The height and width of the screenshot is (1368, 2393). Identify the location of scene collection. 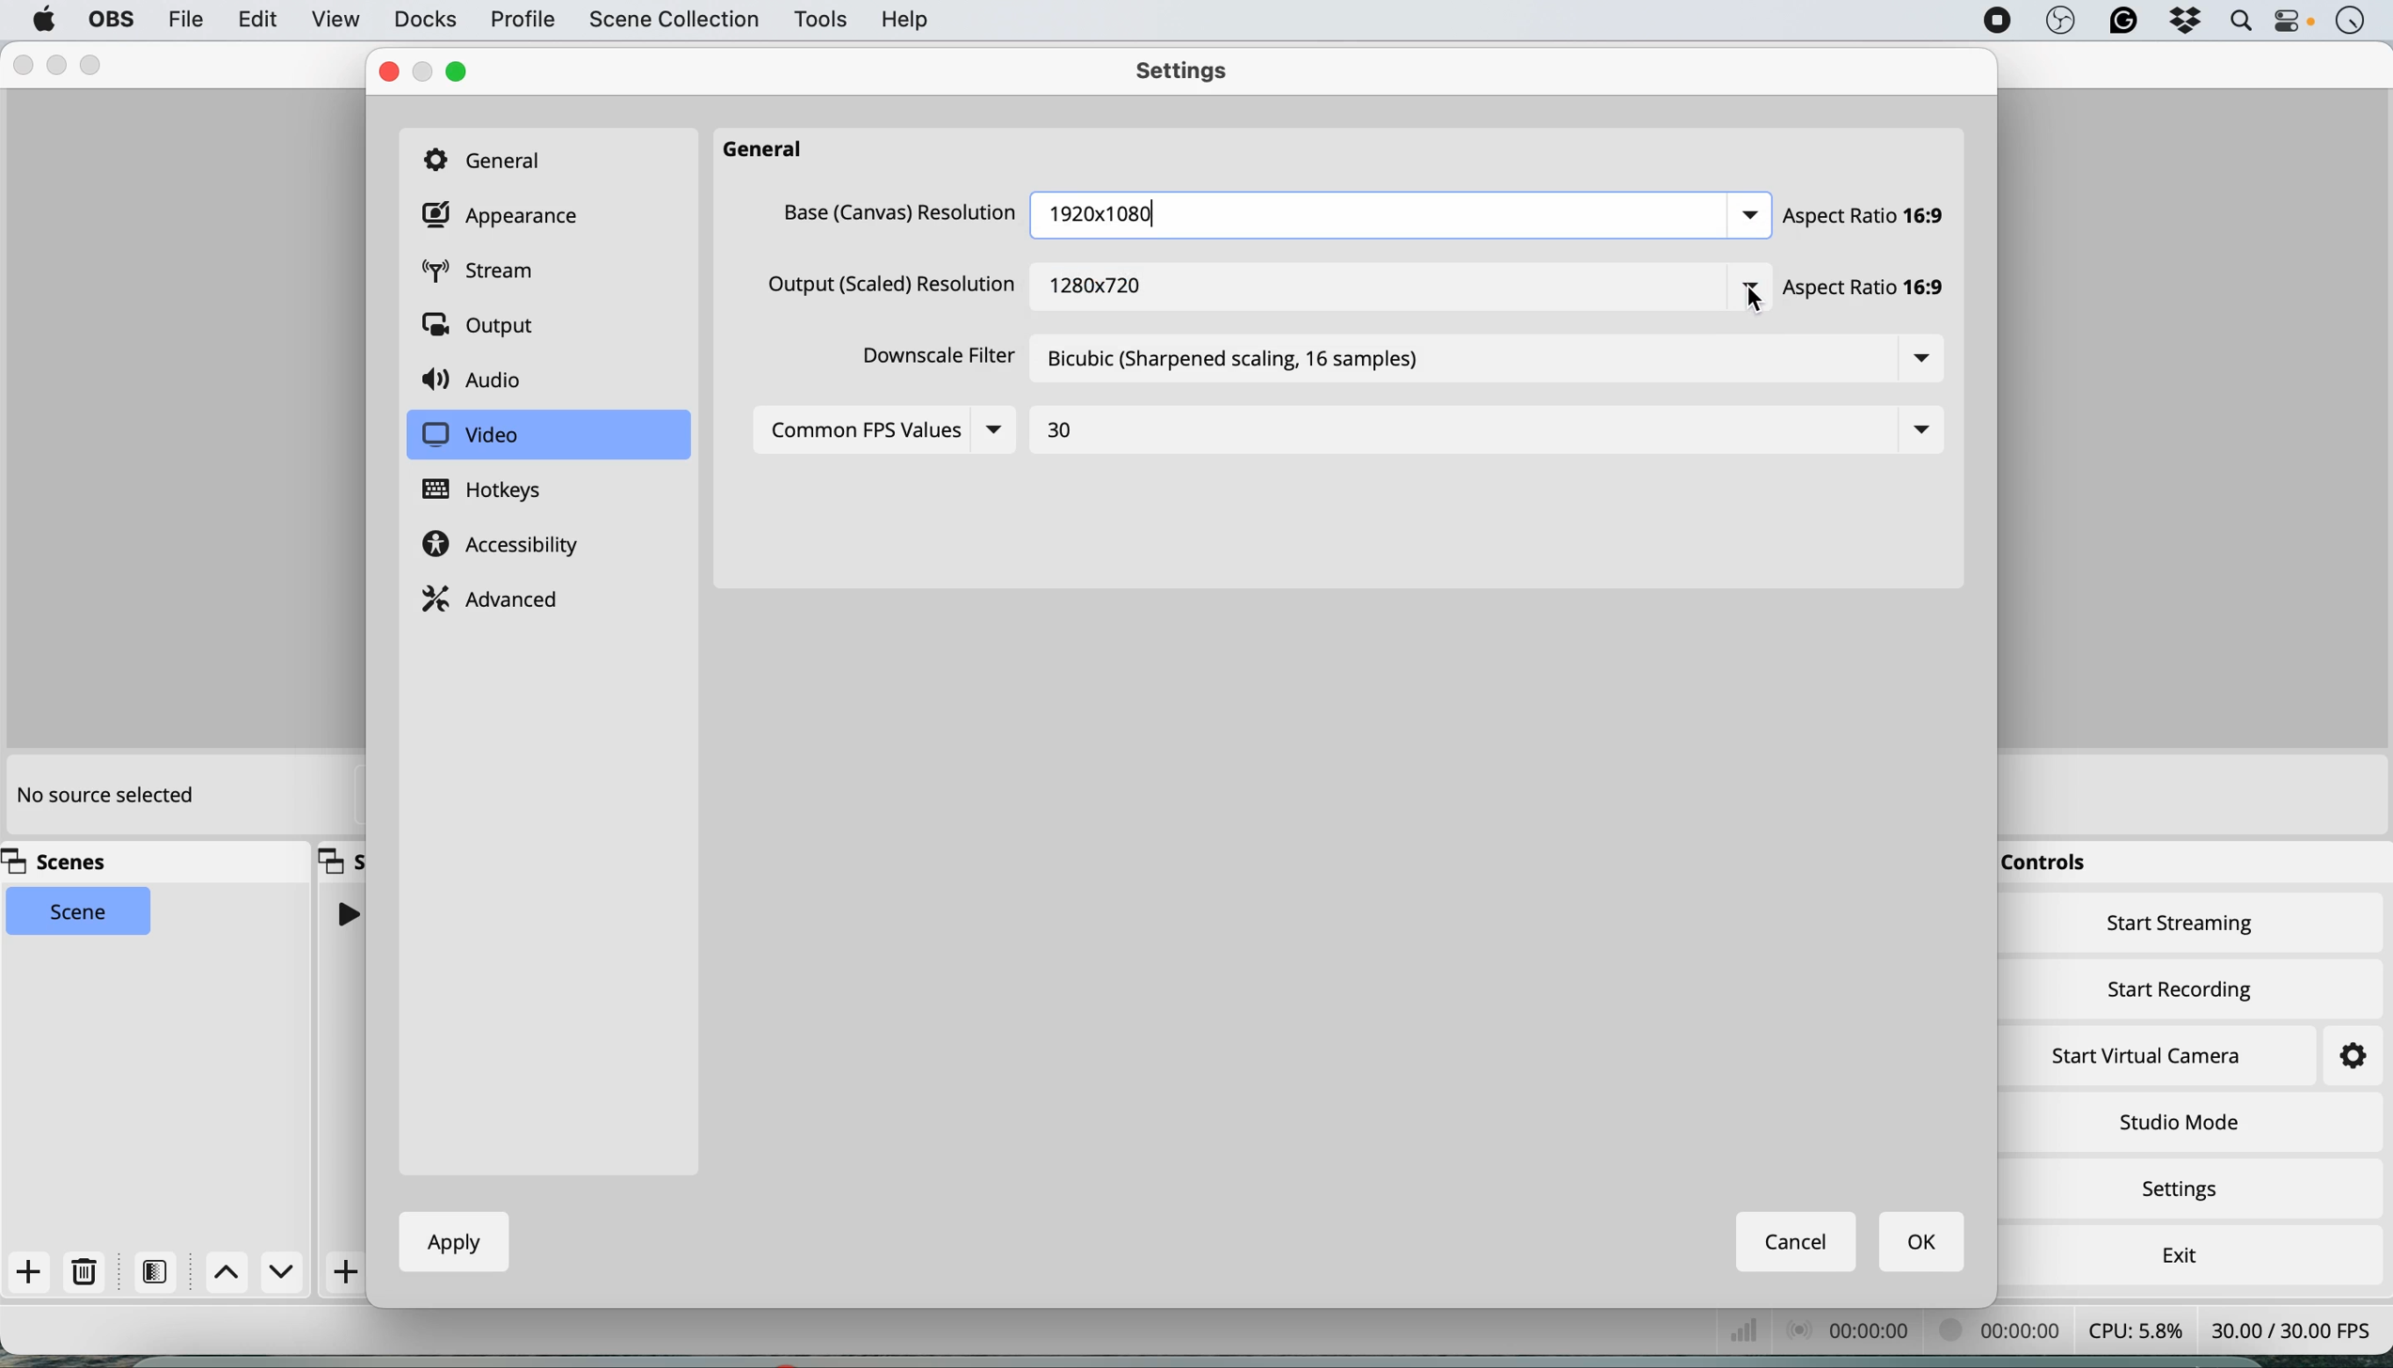
(672, 22).